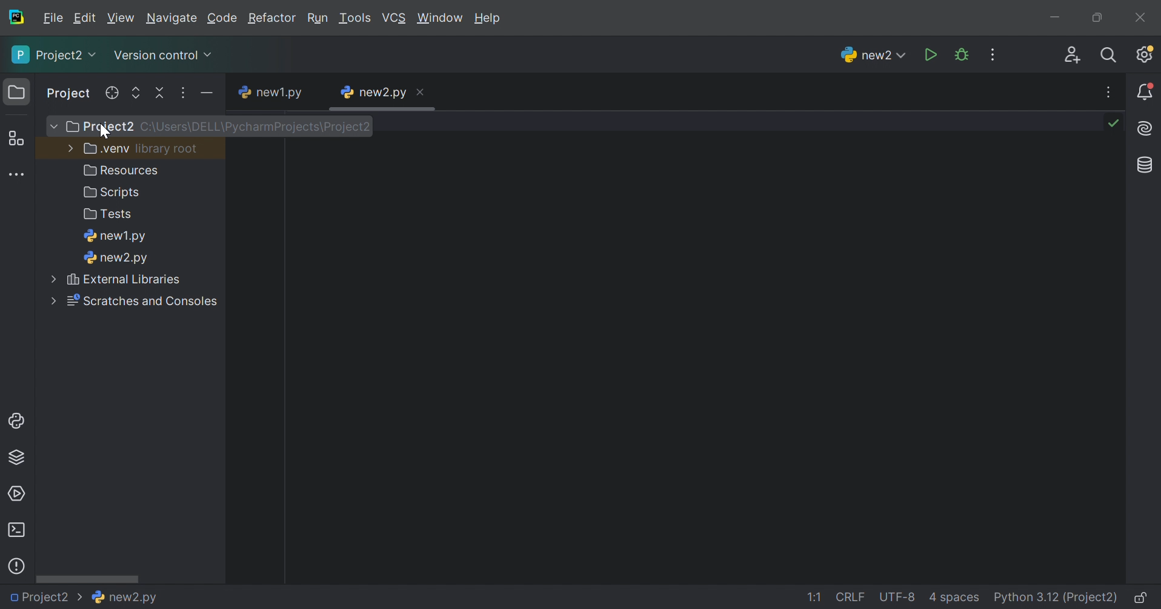 This screenshot has height=609, width=1161. I want to click on cursor, so click(104, 132).